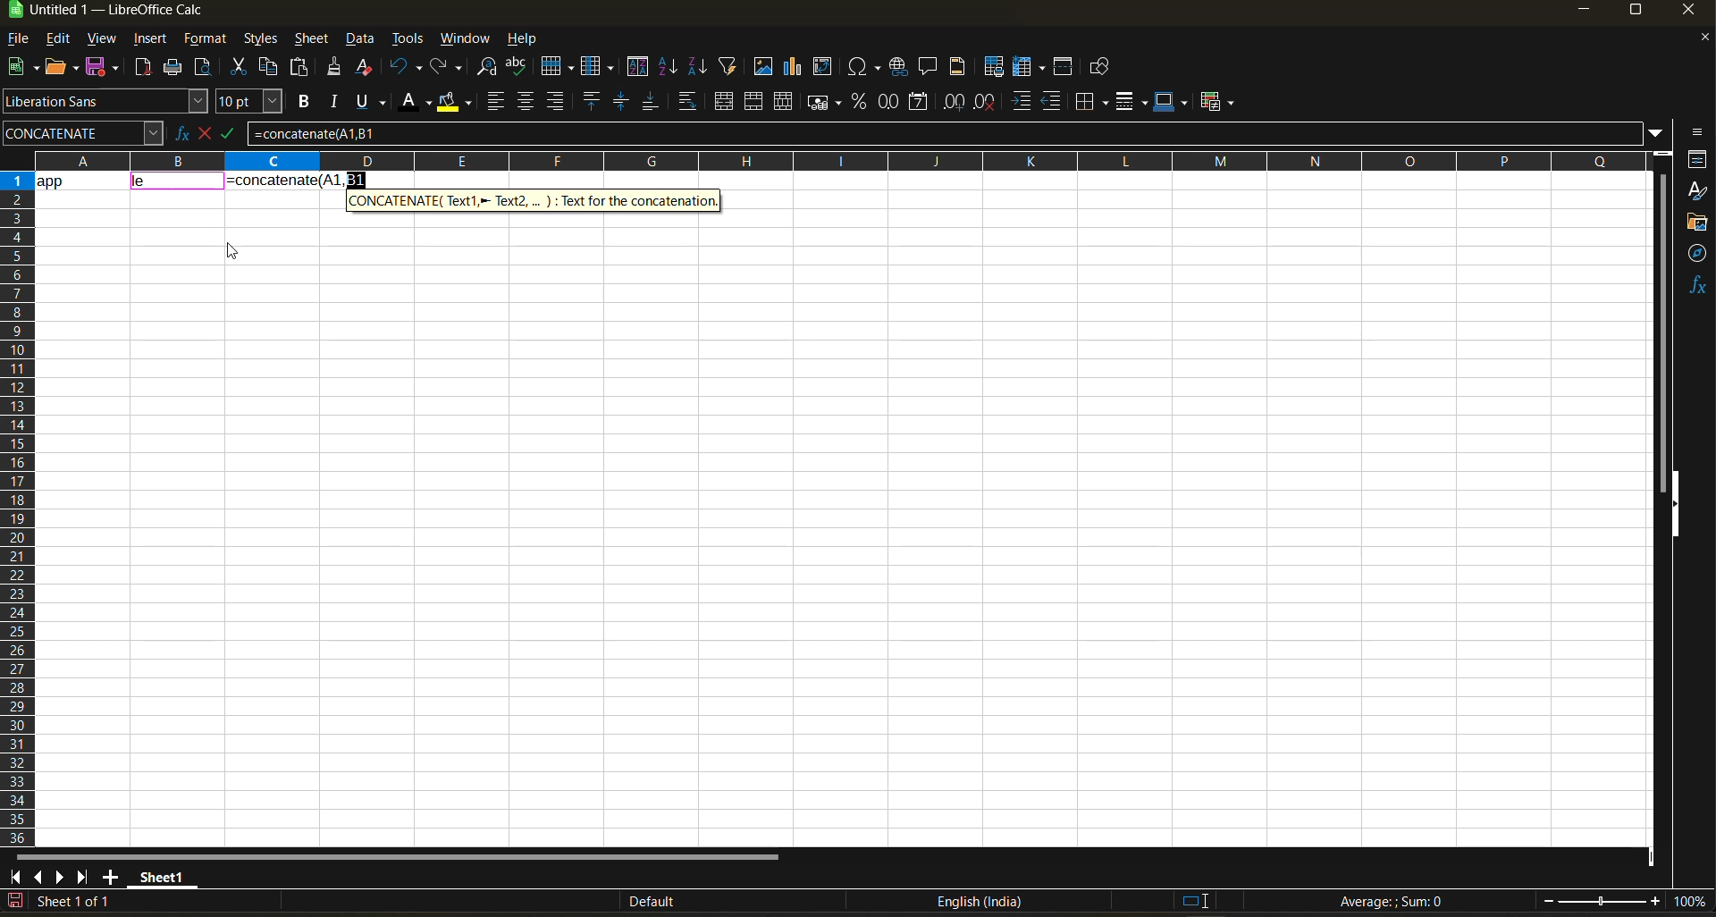 Image resolution: width=1716 pixels, height=917 pixels. I want to click on hide, so click(1674, 505).